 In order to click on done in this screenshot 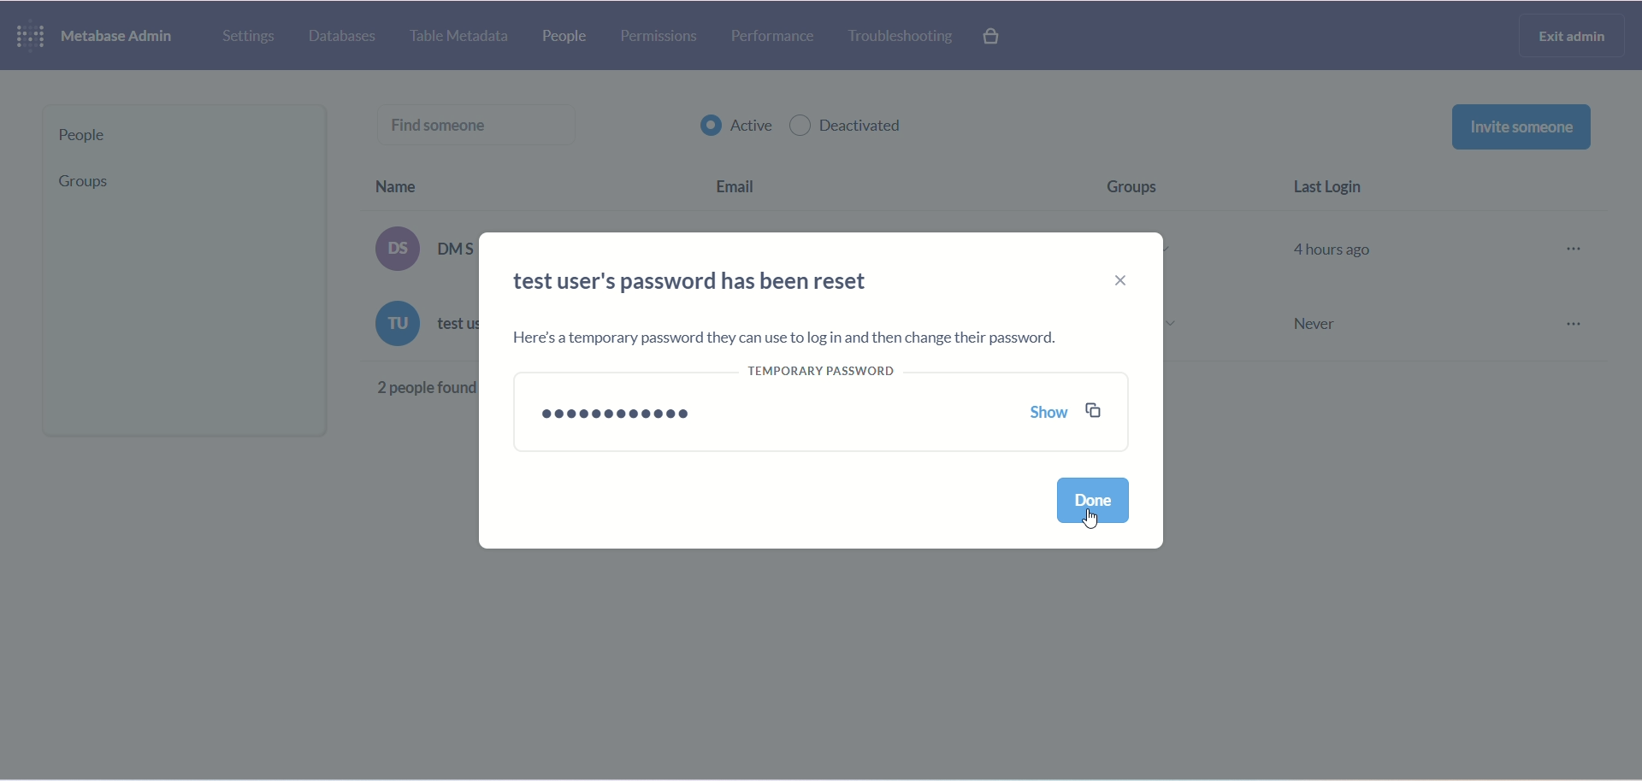, I will do `click(1096, 504)`.